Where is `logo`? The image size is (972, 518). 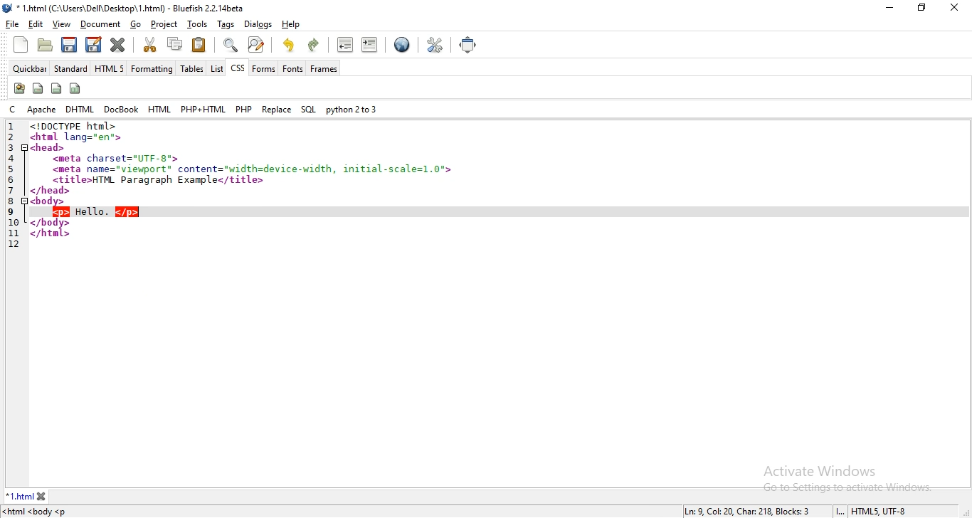
logo is located at coordinates (9, 8).